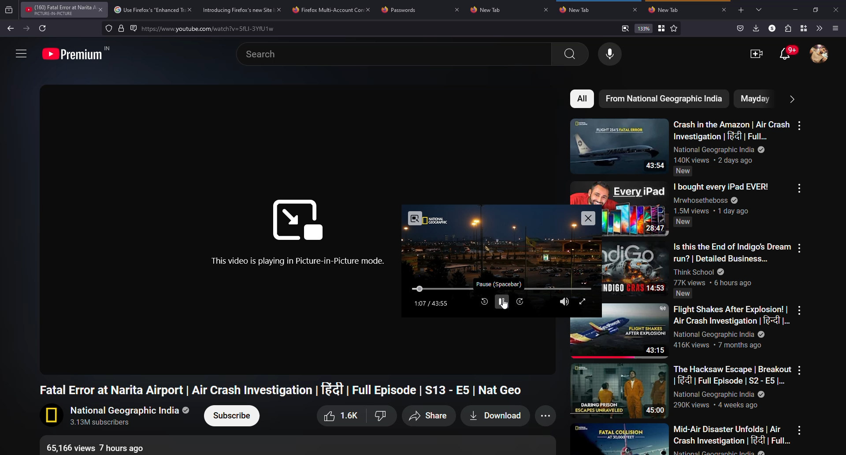 This screenshot has height=455, width=846. What do you see at coordinates (575, 10) in the screenshot?
I see `tab` at bounding box center [575, 10].